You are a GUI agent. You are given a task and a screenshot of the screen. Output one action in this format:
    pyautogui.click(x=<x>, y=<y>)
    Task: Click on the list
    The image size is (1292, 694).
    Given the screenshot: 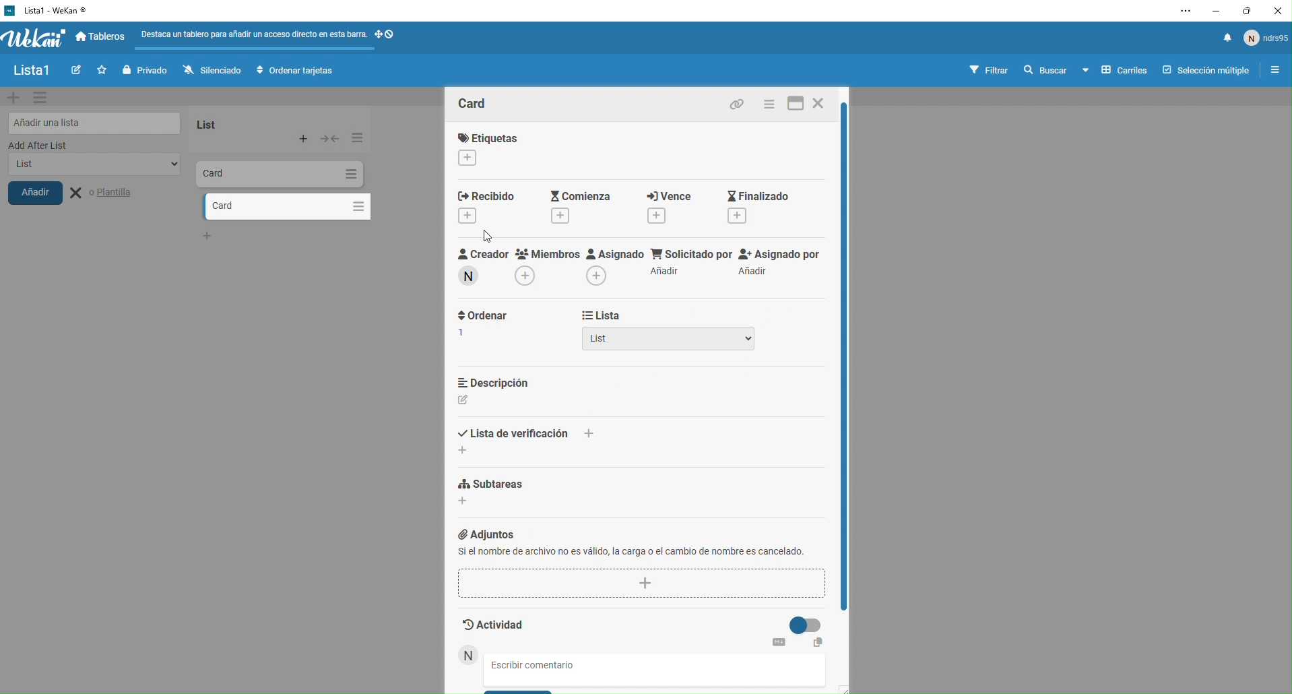 What is the action you would take?
    pyautogui.click(x=226, y=122)
    